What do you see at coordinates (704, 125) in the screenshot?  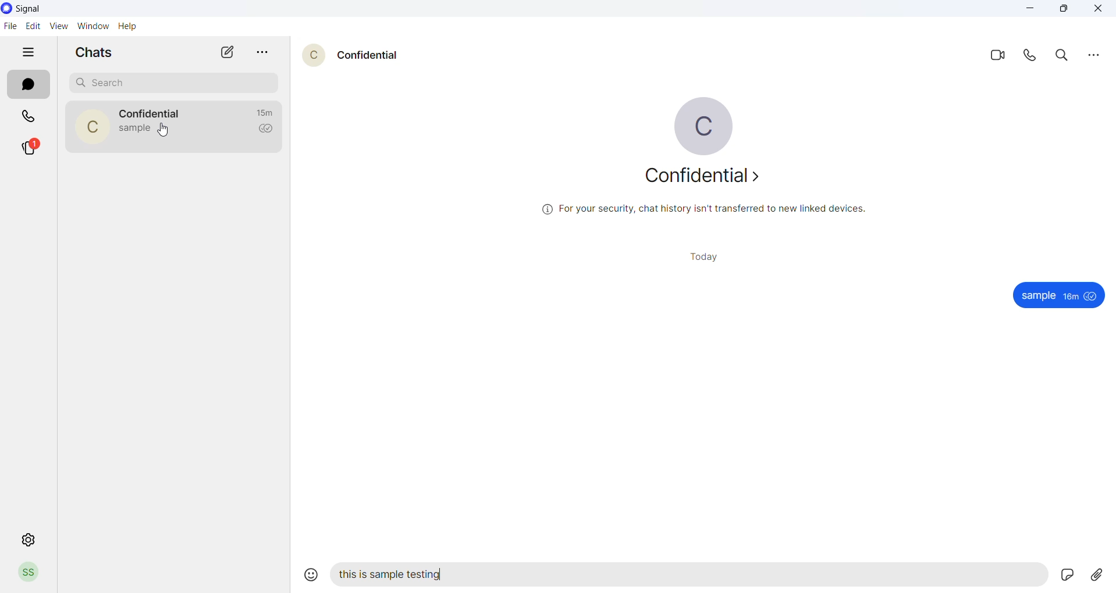 I see `C` at bounding box center [704, 125].